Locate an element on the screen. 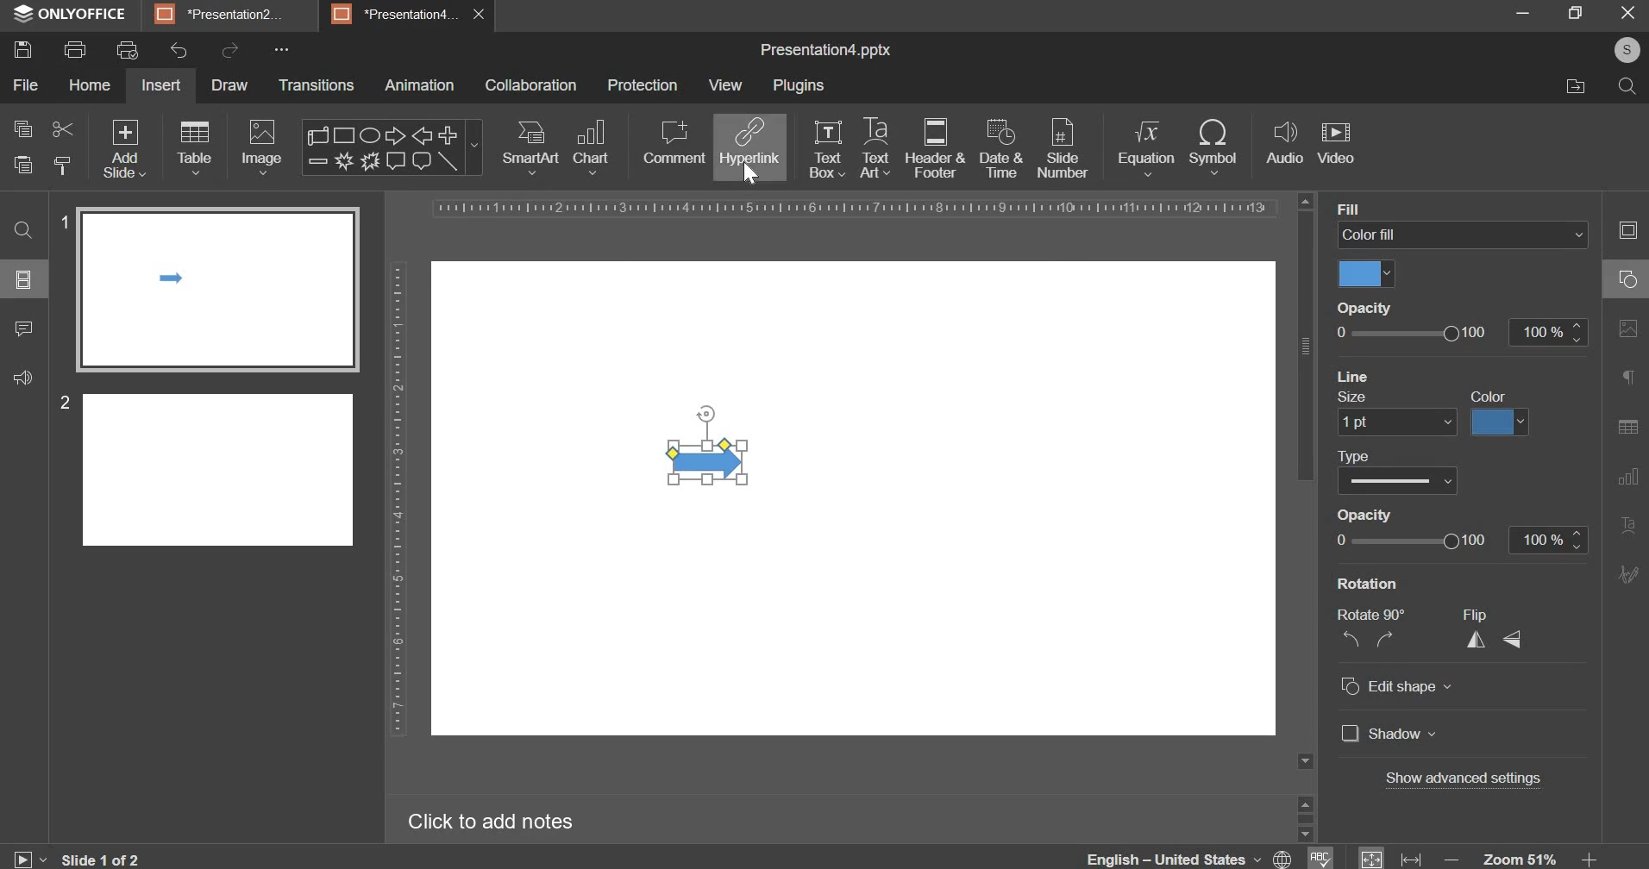 The image size is (1649, 869). cursor is located at coordinates (754, 176).